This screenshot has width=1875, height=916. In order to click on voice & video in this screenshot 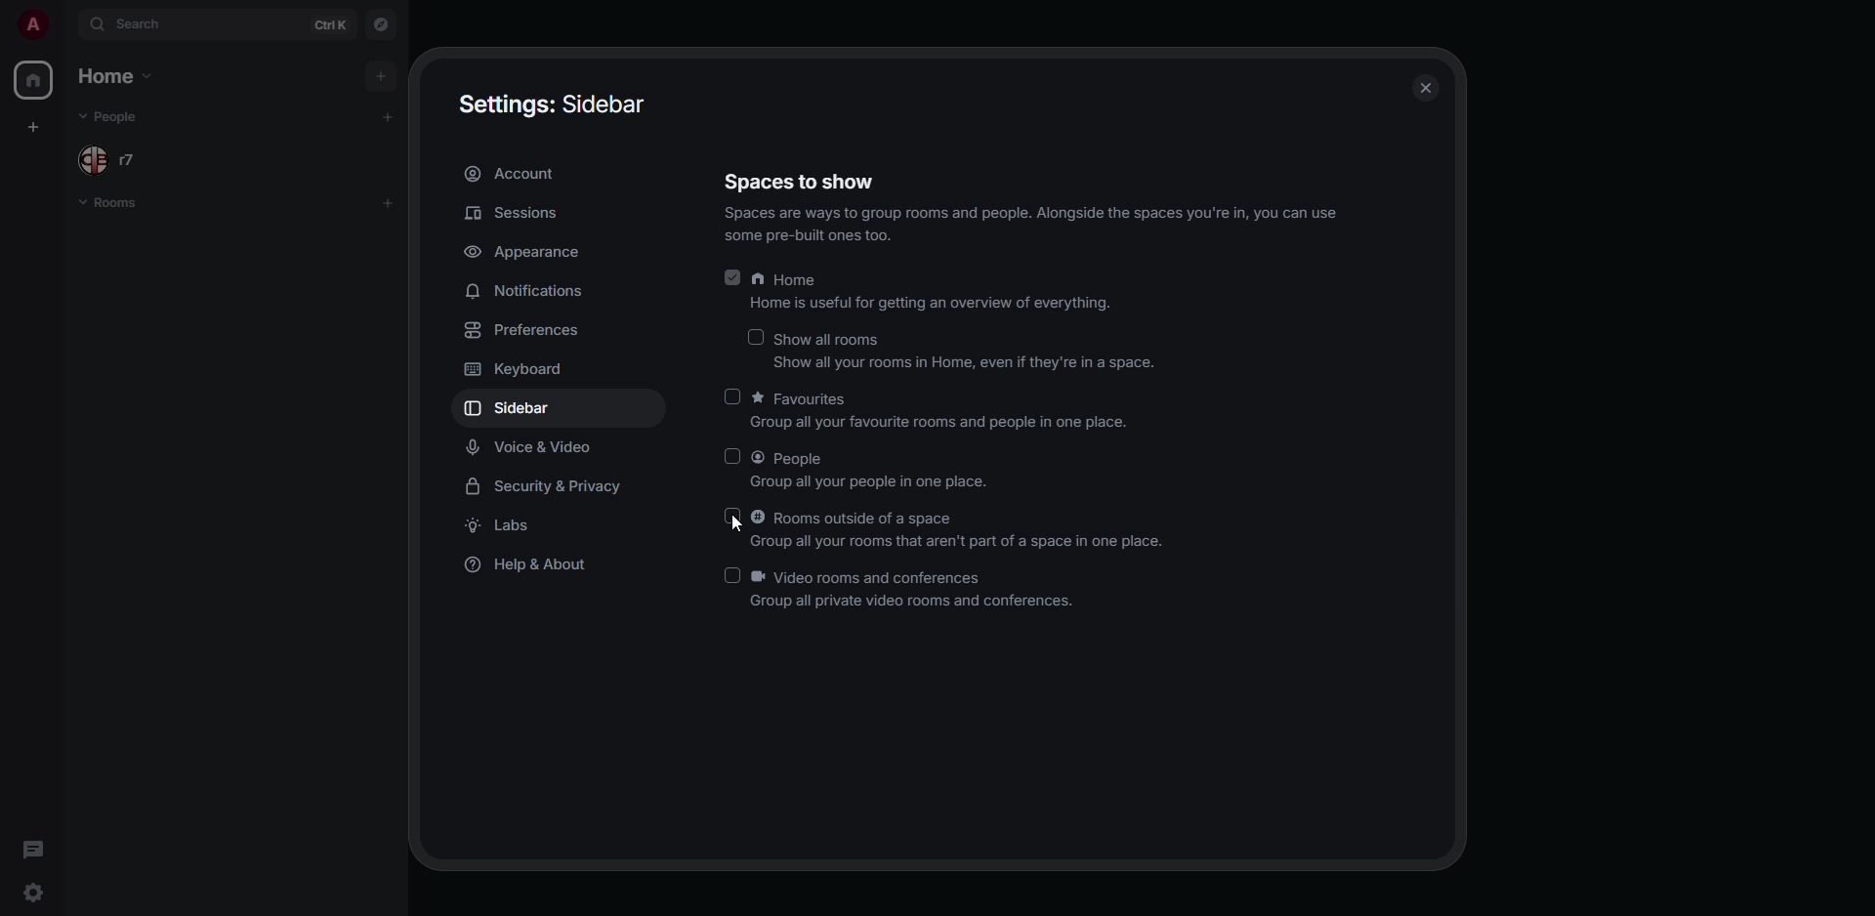, I will do `click(525, 449)`.